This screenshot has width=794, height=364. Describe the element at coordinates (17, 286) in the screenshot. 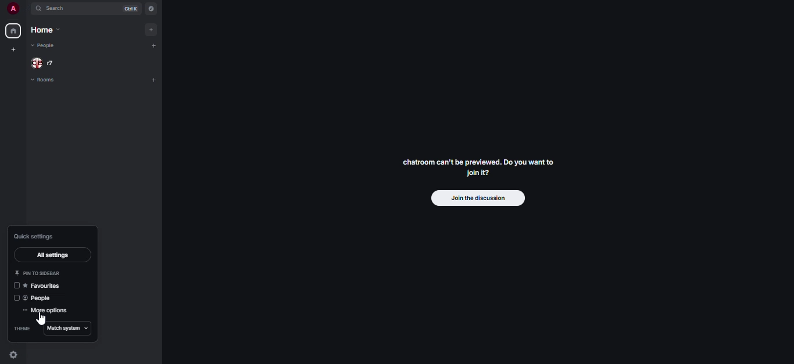

I see `click to enable` at that location.